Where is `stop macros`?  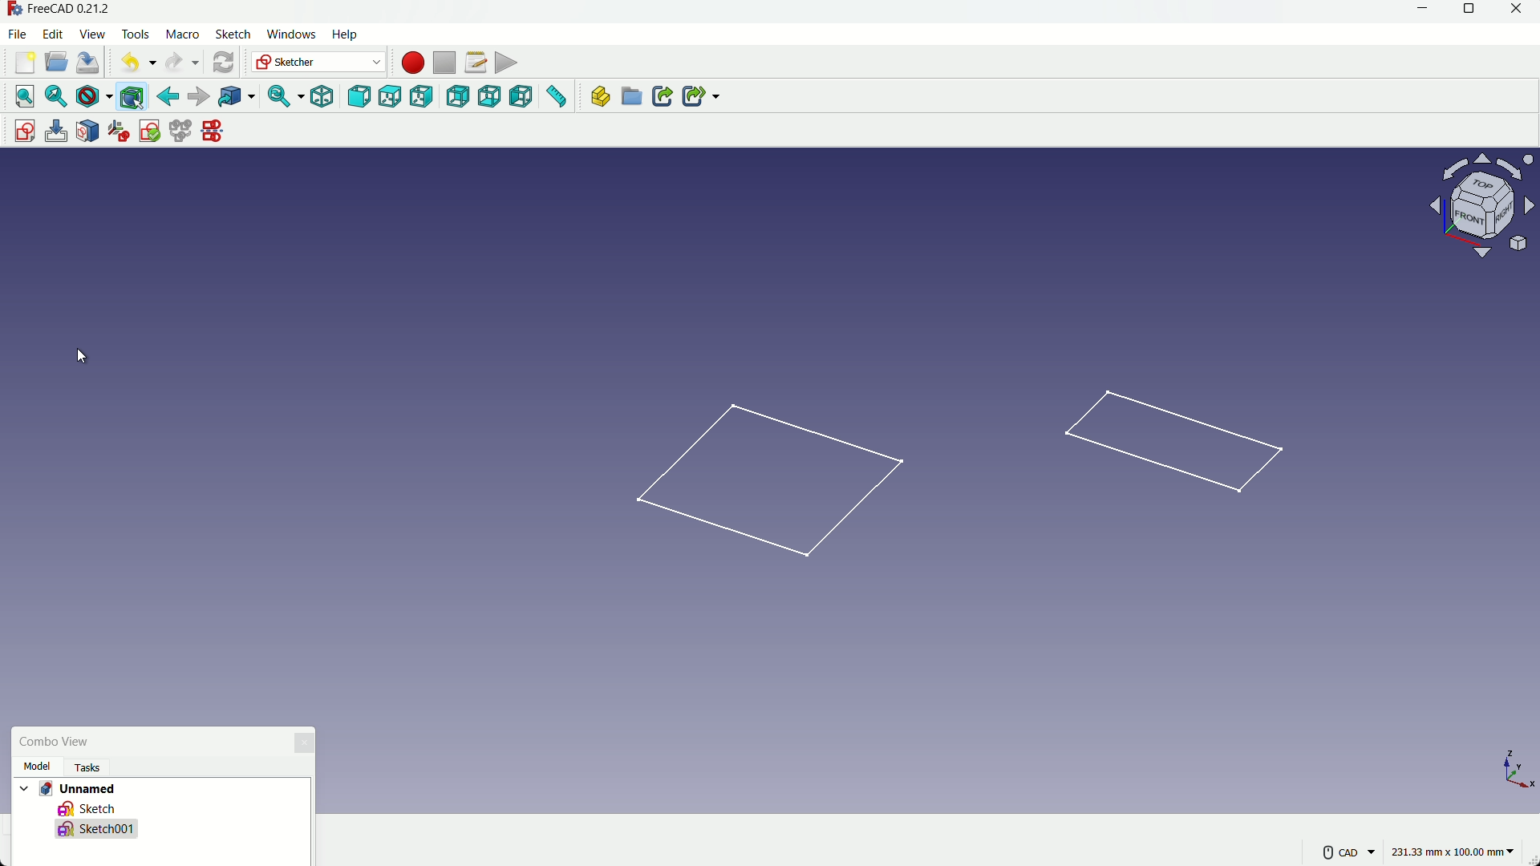
stop macros is located at coordinates (444, 63).